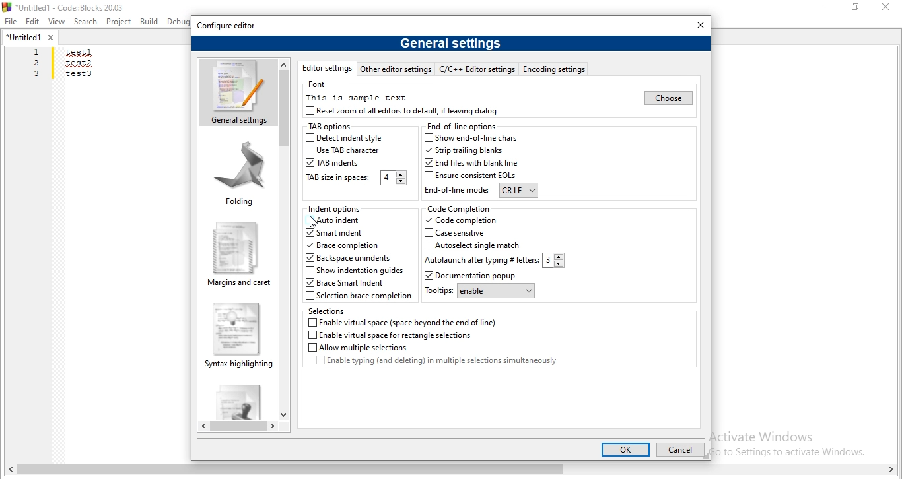 The image size is (902, 479). What do you see at coordinates (335, 209) in the screenshot?
I see `Indent options` at bounding box center [335, 209].